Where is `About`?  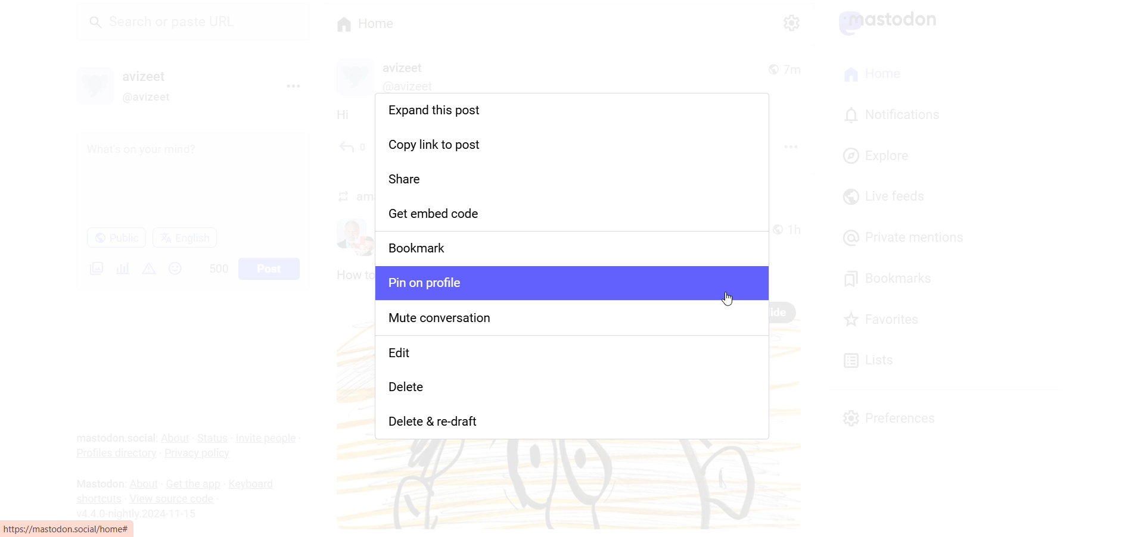
About is located at coordinates (143, 483).